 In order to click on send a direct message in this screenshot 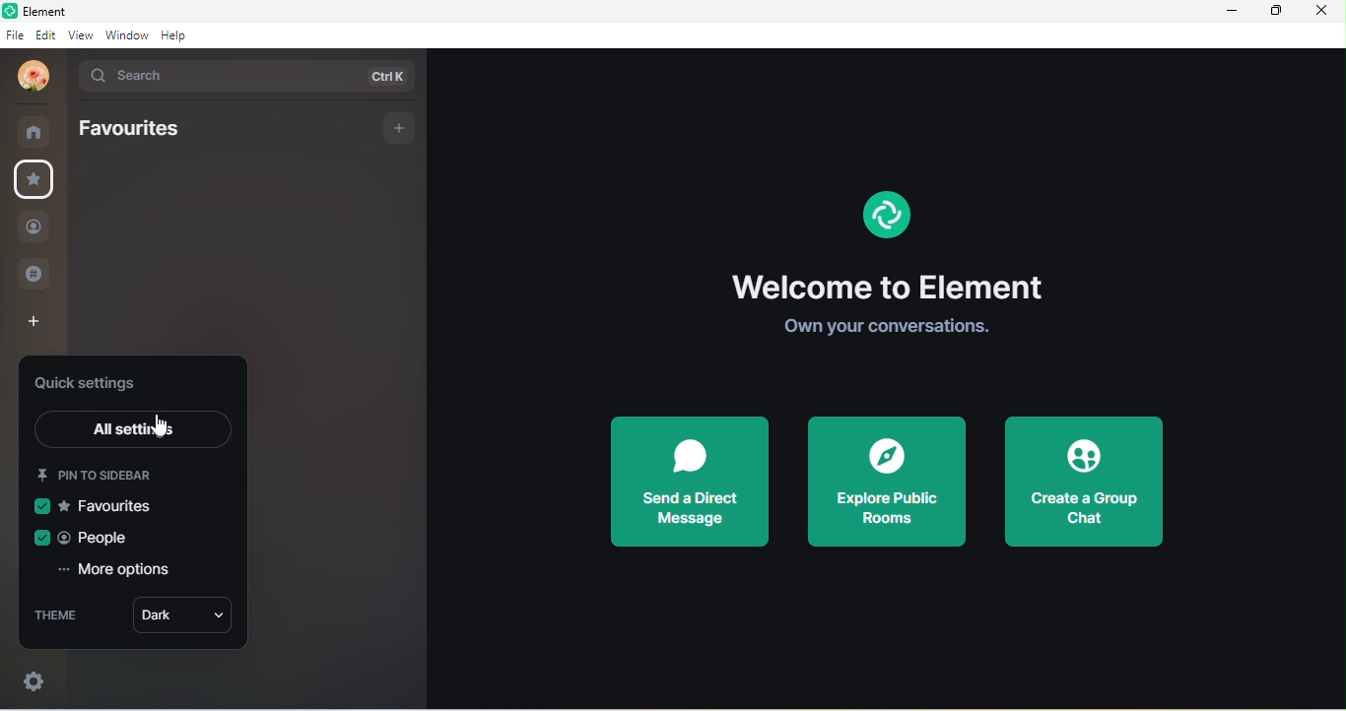, I will do `click(687, 479)`.